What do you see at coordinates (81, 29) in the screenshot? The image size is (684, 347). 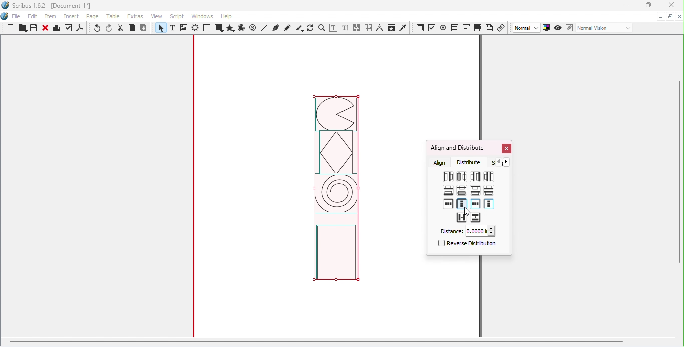 I see `save as PDF` at bounding box center [81, 29].